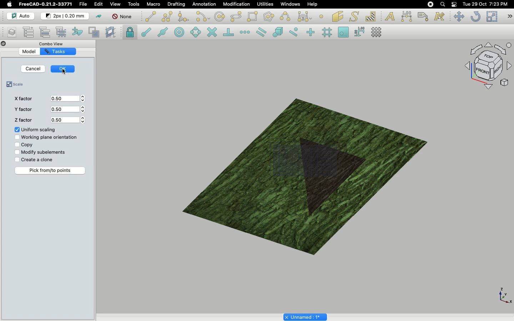 This screenshot has width=514, height=321. Describe the element at coordinates (337, 16) in the screenshot. I see `Facebinder` at that location.